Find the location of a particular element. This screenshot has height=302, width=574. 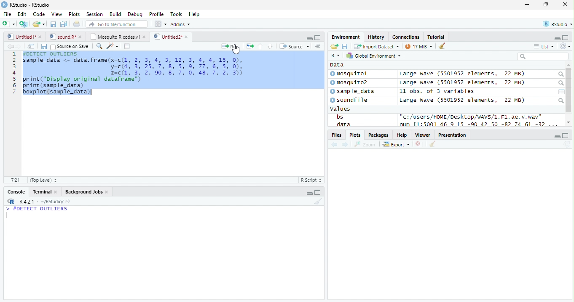

Tools is located at coordinates (176, 15).